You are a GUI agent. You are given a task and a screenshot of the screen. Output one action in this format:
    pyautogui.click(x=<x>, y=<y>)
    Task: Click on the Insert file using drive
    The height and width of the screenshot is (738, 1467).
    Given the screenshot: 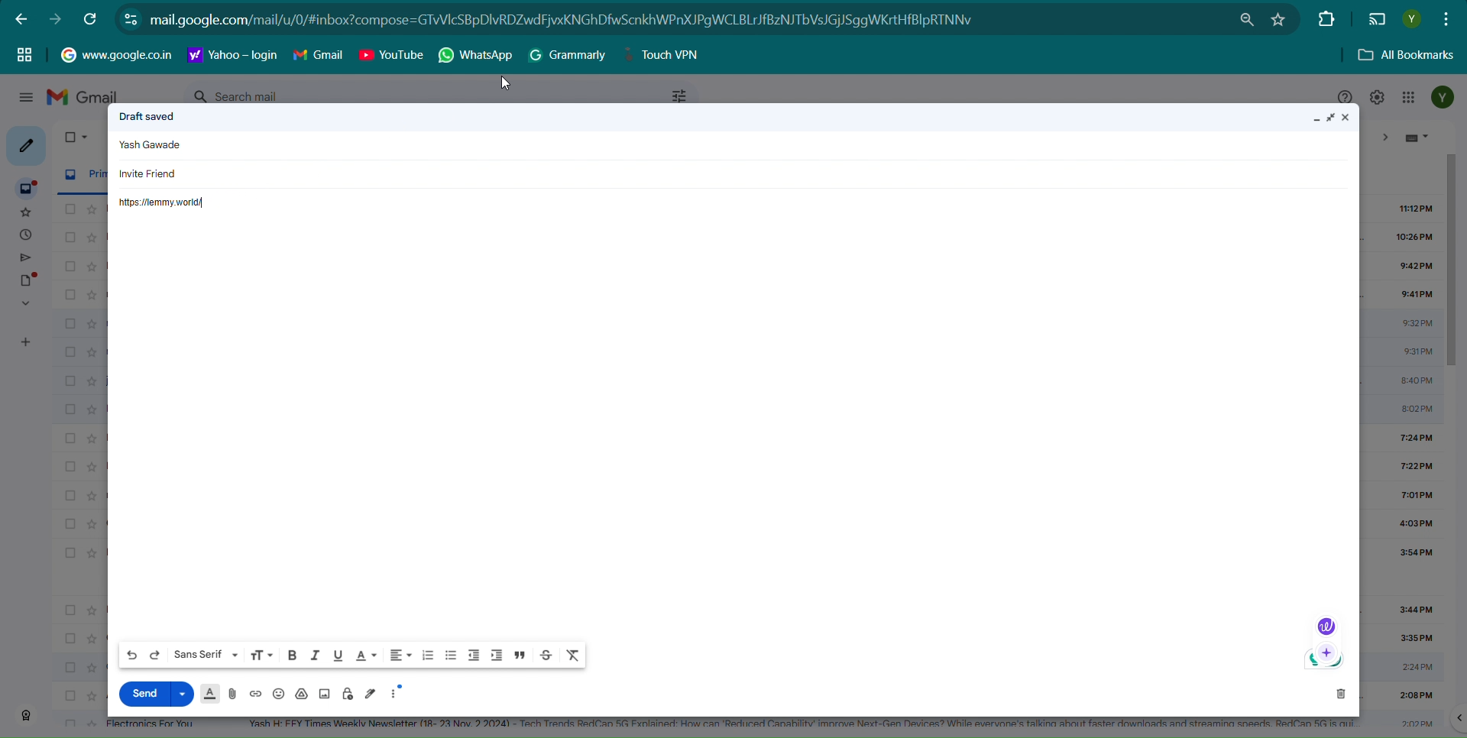 What is the action you would take?
    pyautogui.click(x=303, y=694)
    